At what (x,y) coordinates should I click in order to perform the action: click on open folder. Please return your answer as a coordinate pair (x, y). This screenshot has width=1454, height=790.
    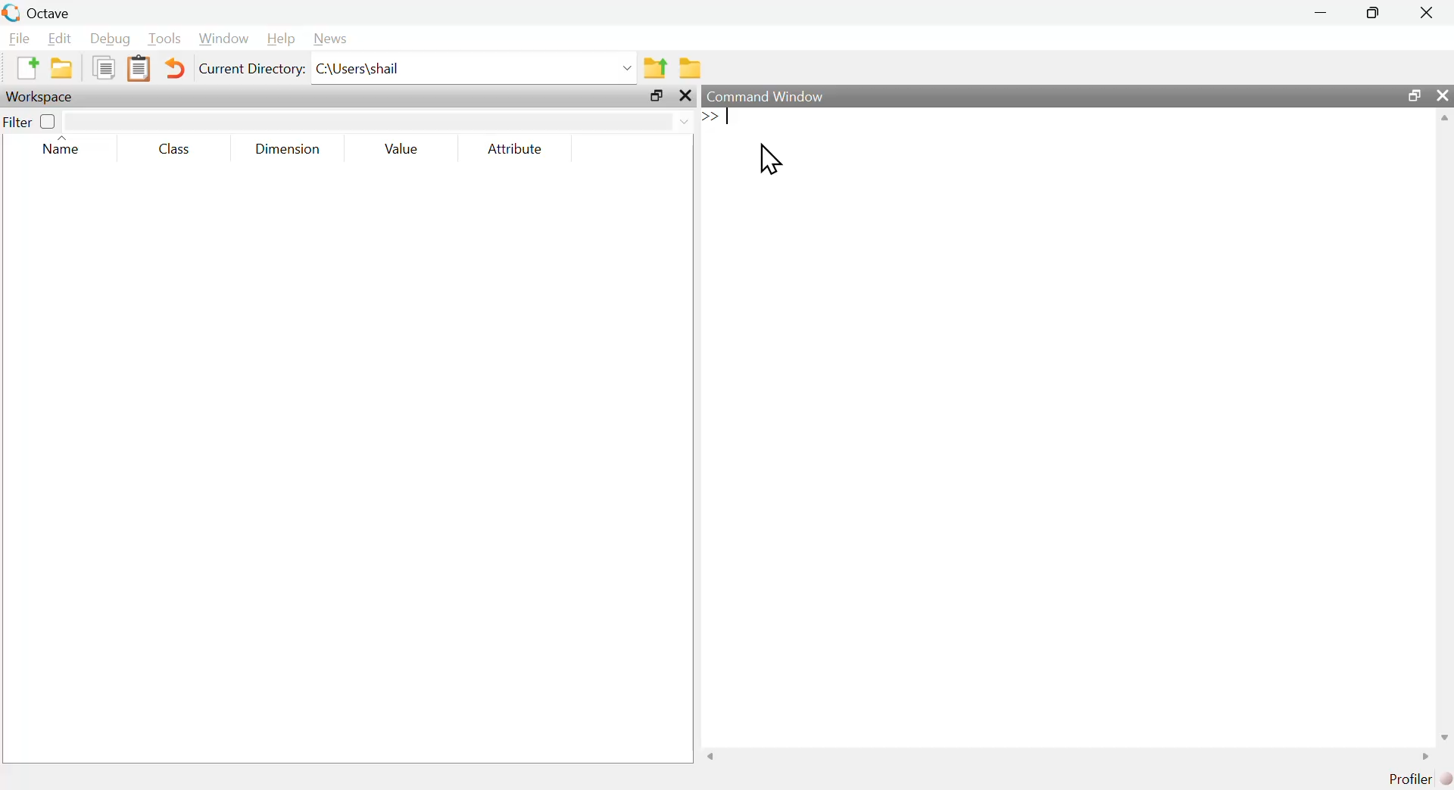
    Looking at the image, I should click on (58, 69).